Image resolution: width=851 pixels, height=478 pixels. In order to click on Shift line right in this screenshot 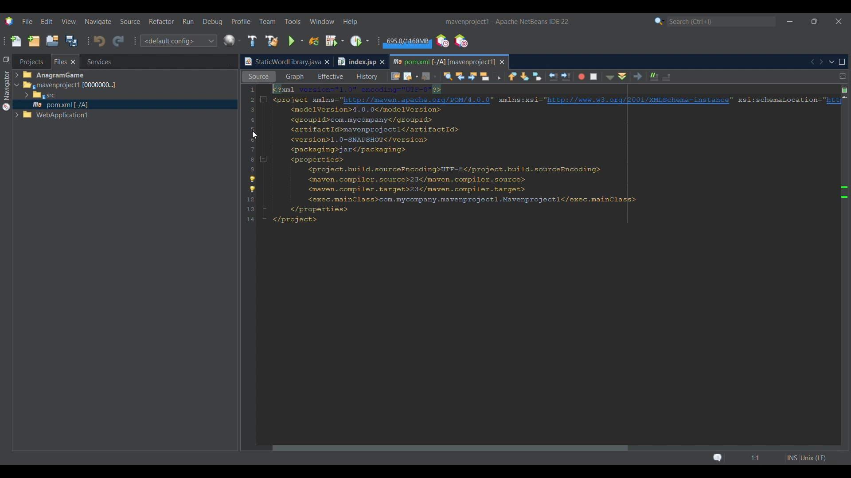, I will do `click(563, 76)`.